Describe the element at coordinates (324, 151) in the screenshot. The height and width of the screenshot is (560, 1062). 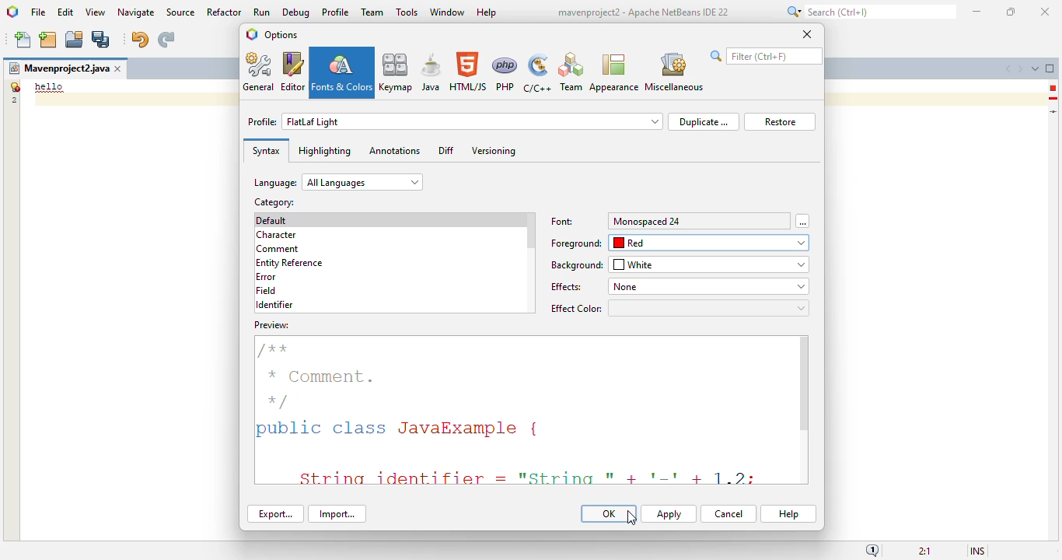
I see `highlighting` at that location.